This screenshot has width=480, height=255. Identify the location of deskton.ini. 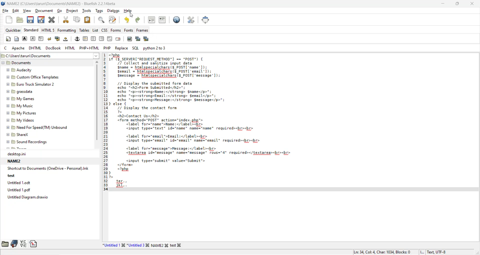
(13, 153).